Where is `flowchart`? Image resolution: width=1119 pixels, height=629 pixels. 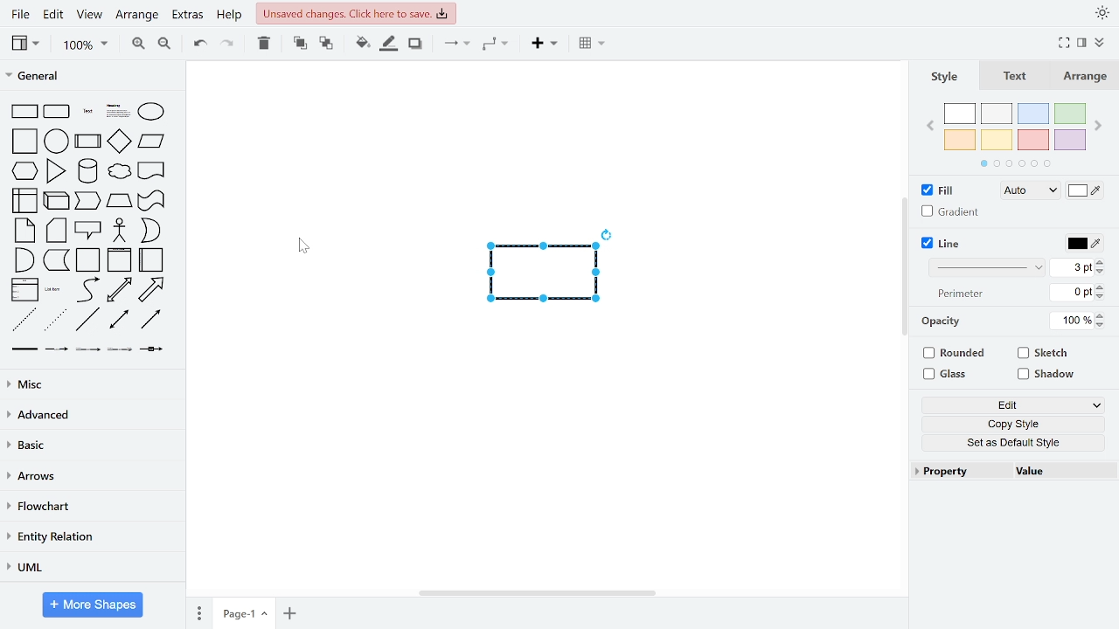 flowchart is located at coordinates (92, 507).